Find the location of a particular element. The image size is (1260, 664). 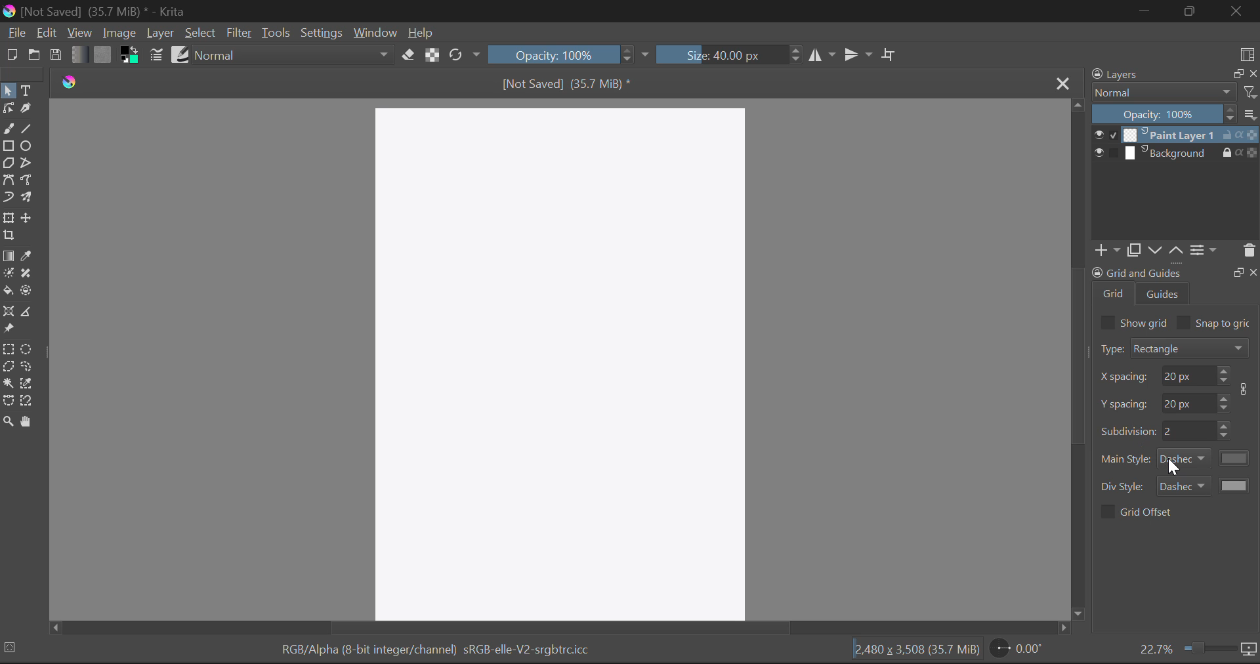

sub division is located at coordinates (1127, 430).